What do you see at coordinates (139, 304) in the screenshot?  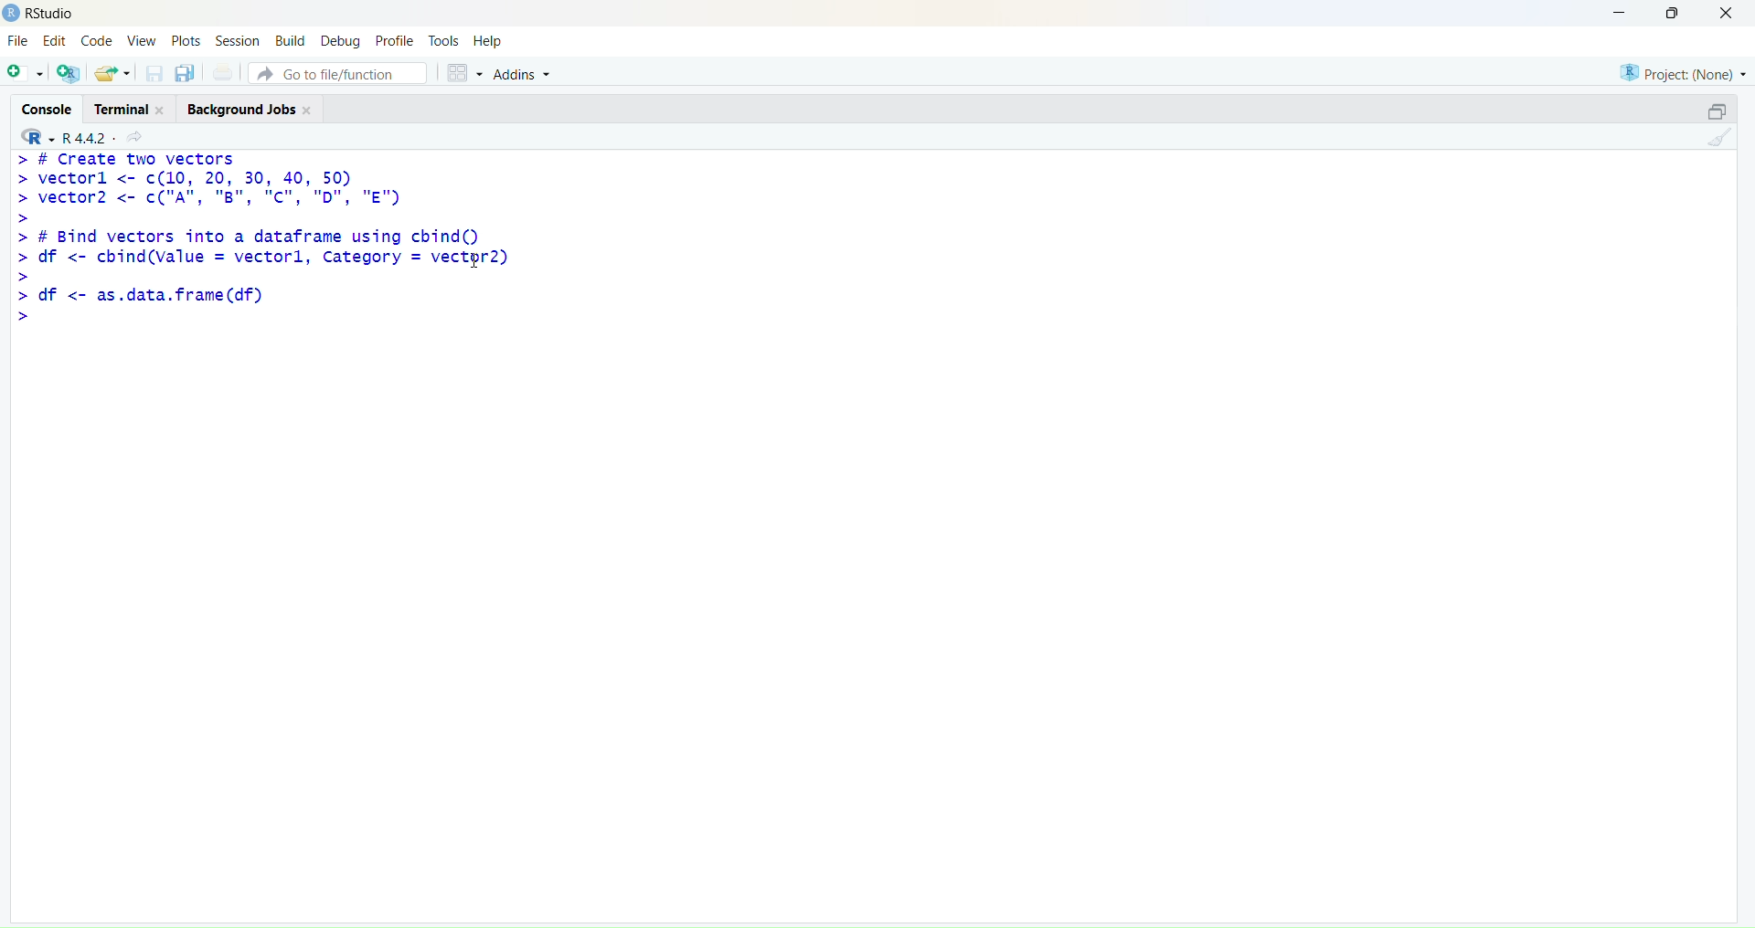 I see `df <- as.data.frame(df)` at bounding box center [139, 304].